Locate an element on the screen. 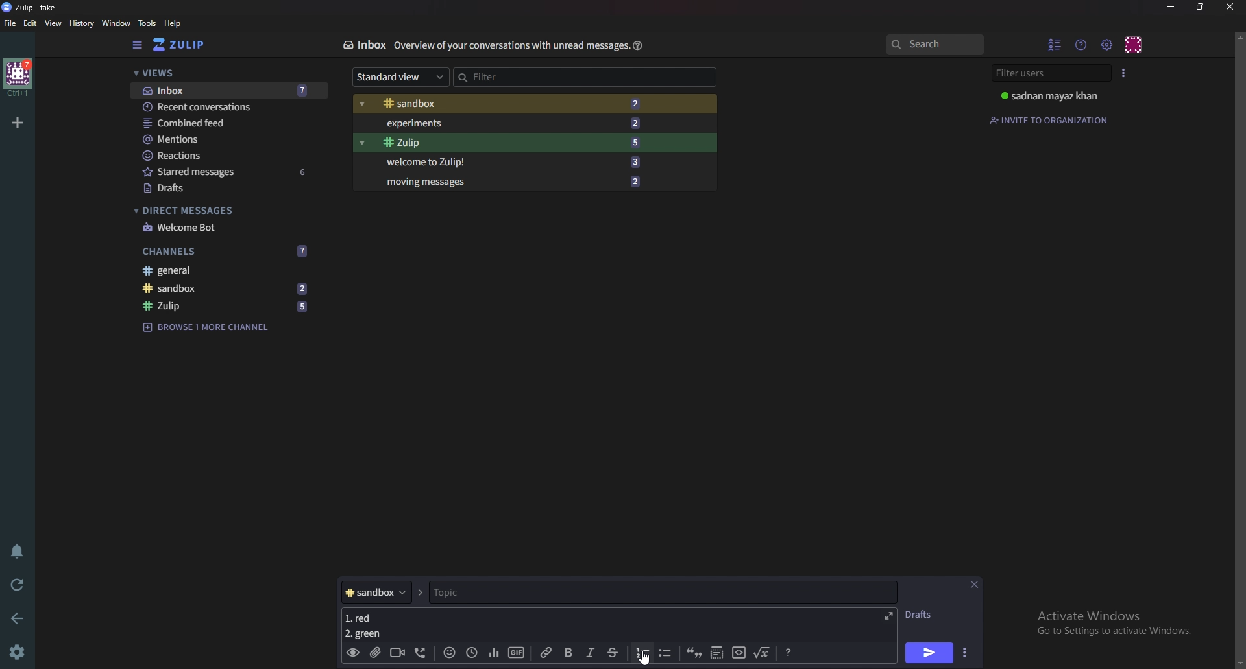 The height and width of the screenshot is (669, 1246). Drafts is located at coordinates (923, 615).